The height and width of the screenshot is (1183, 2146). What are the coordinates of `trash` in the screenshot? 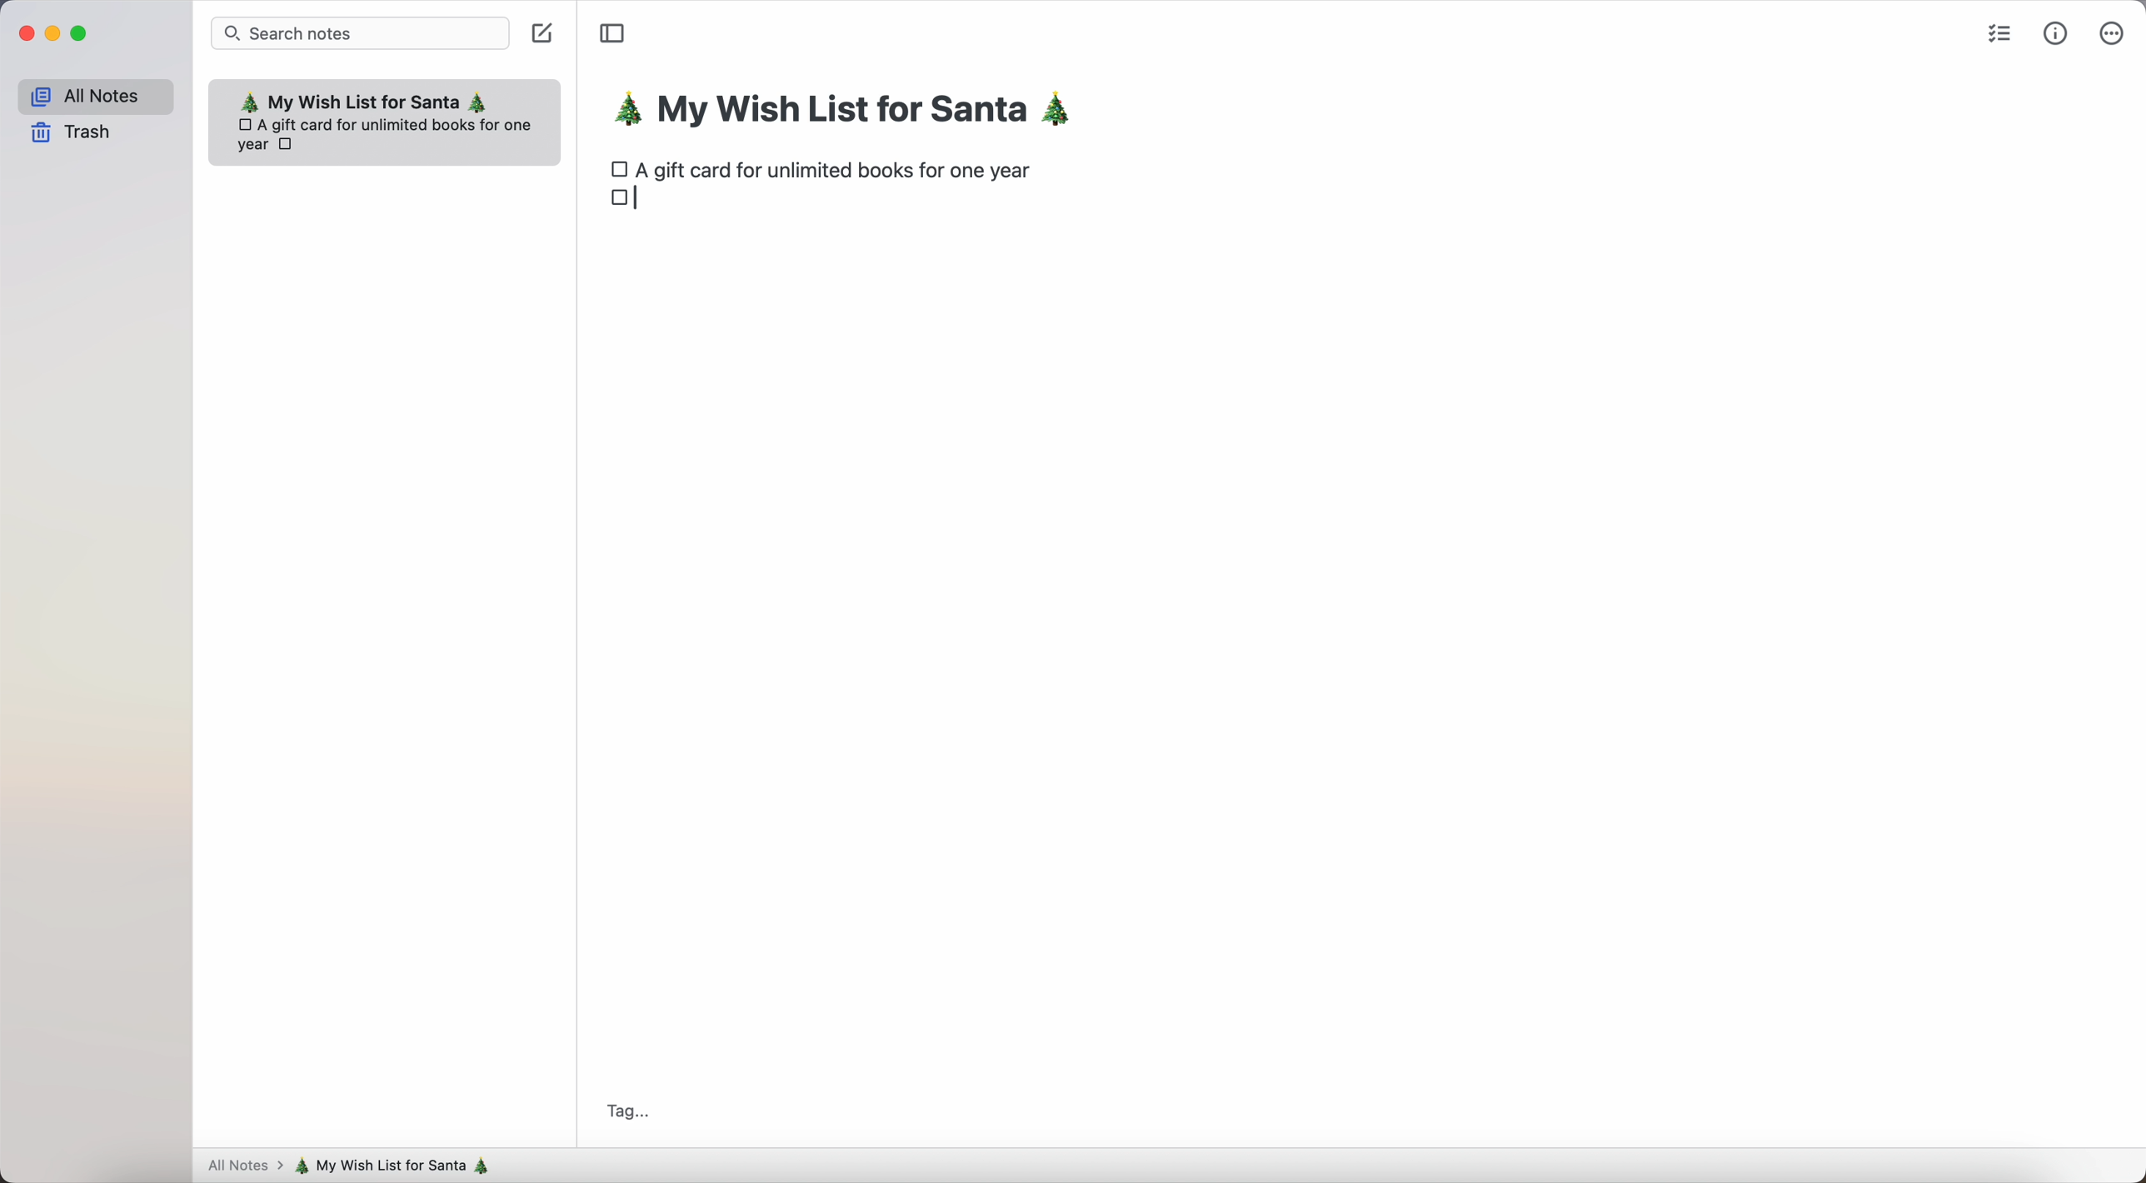 It's located at (72, 134).